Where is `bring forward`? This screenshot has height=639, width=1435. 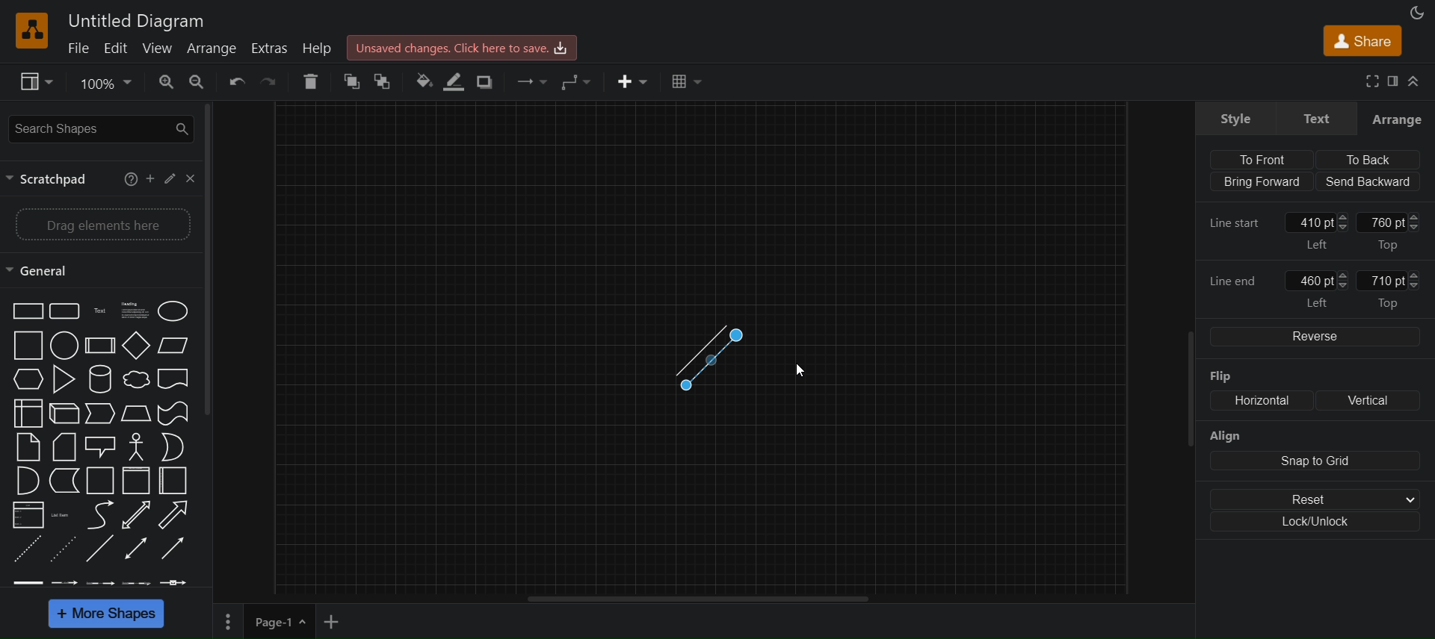 bring forward is located at coordinates (1259, 182).